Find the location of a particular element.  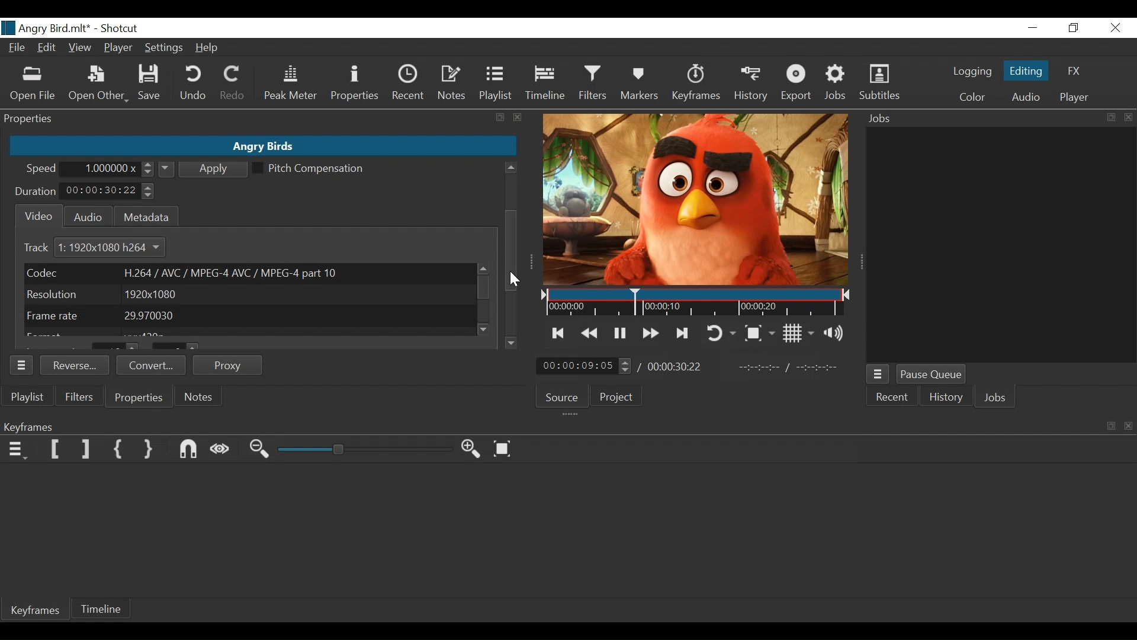

Playlist is located at coordinates (497, 85).